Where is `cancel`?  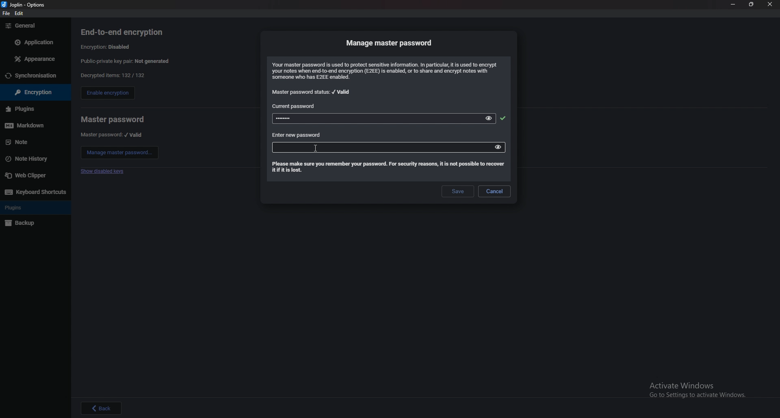 cancel is located at coordinates (494, 191).